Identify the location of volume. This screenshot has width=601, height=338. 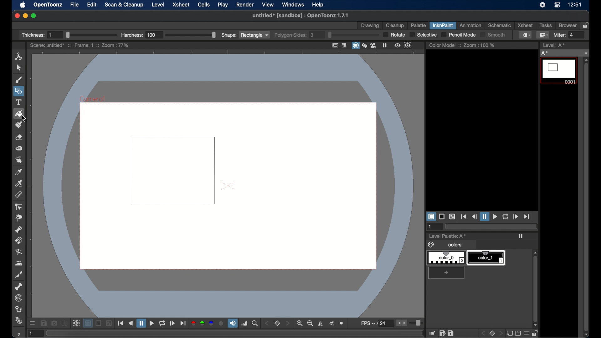
(233, 323).